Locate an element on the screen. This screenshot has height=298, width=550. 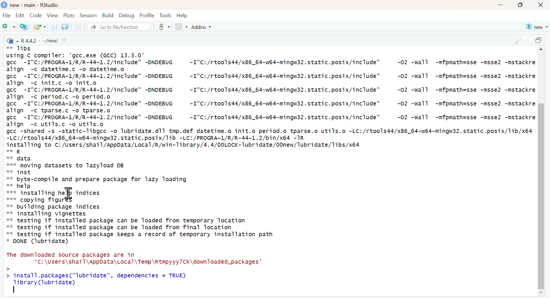
print is located at coordinates (78, 27).